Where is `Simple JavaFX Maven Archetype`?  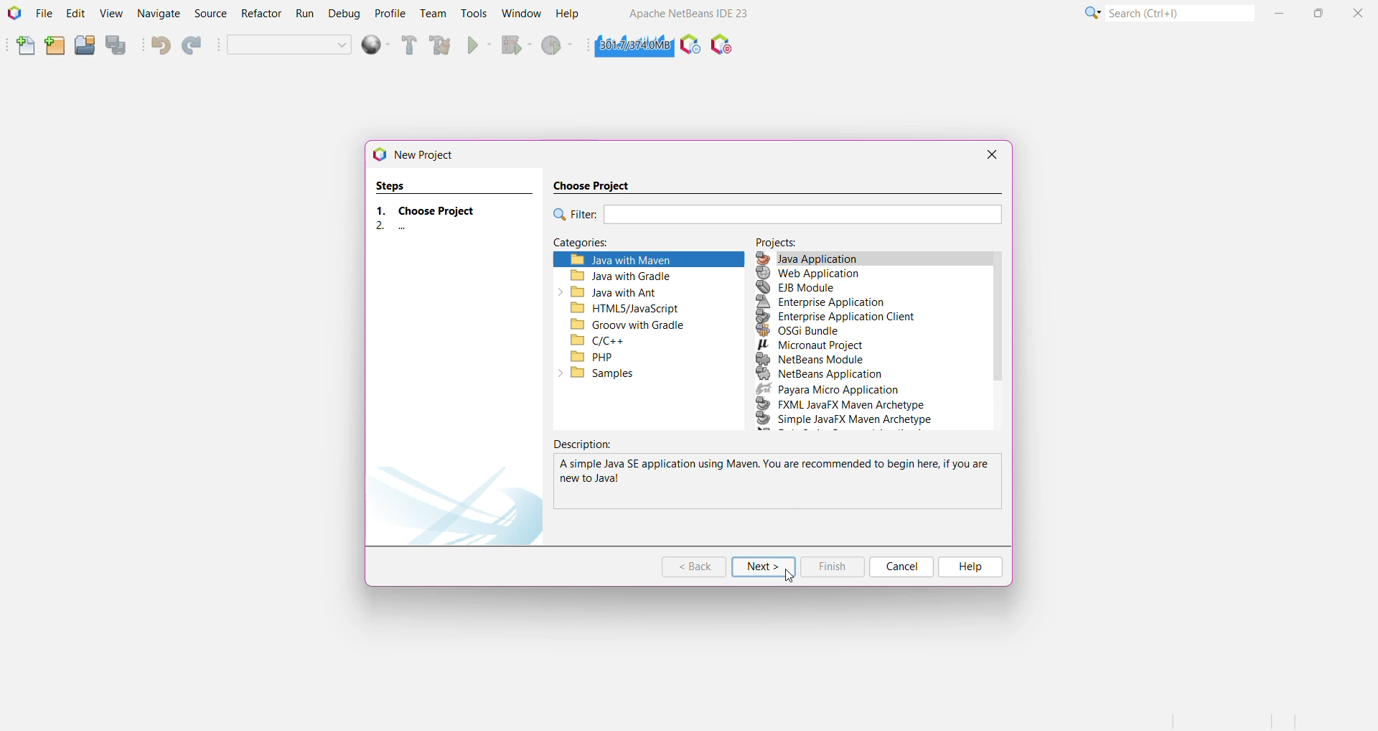 Simple JavaFX Maven Archetype is located at coordinates (845, 421).